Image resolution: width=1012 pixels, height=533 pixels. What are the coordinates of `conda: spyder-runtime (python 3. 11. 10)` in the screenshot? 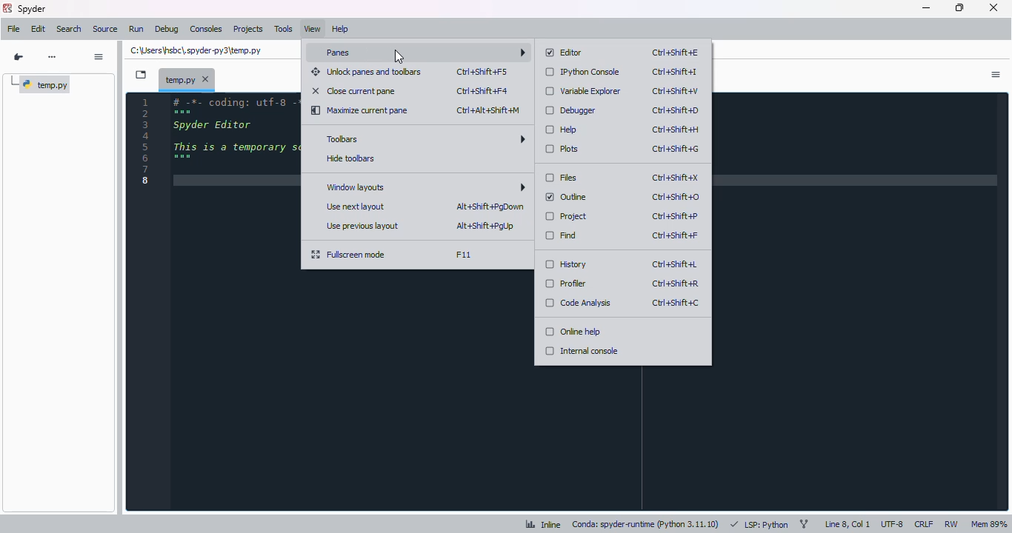 It's located at (645, 525).